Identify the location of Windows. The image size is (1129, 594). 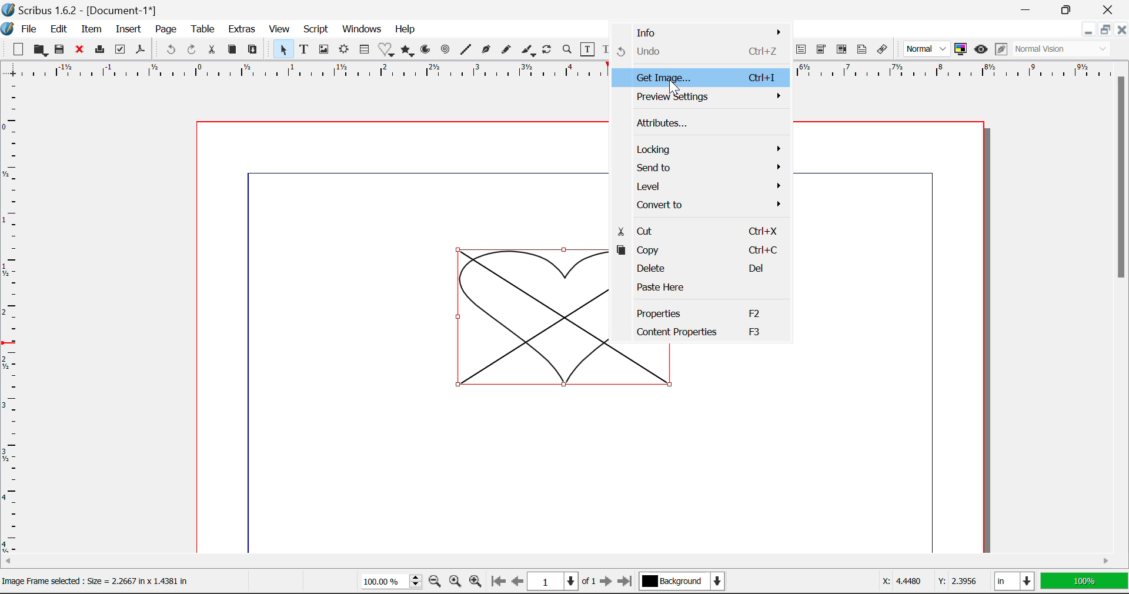
(362, 29).